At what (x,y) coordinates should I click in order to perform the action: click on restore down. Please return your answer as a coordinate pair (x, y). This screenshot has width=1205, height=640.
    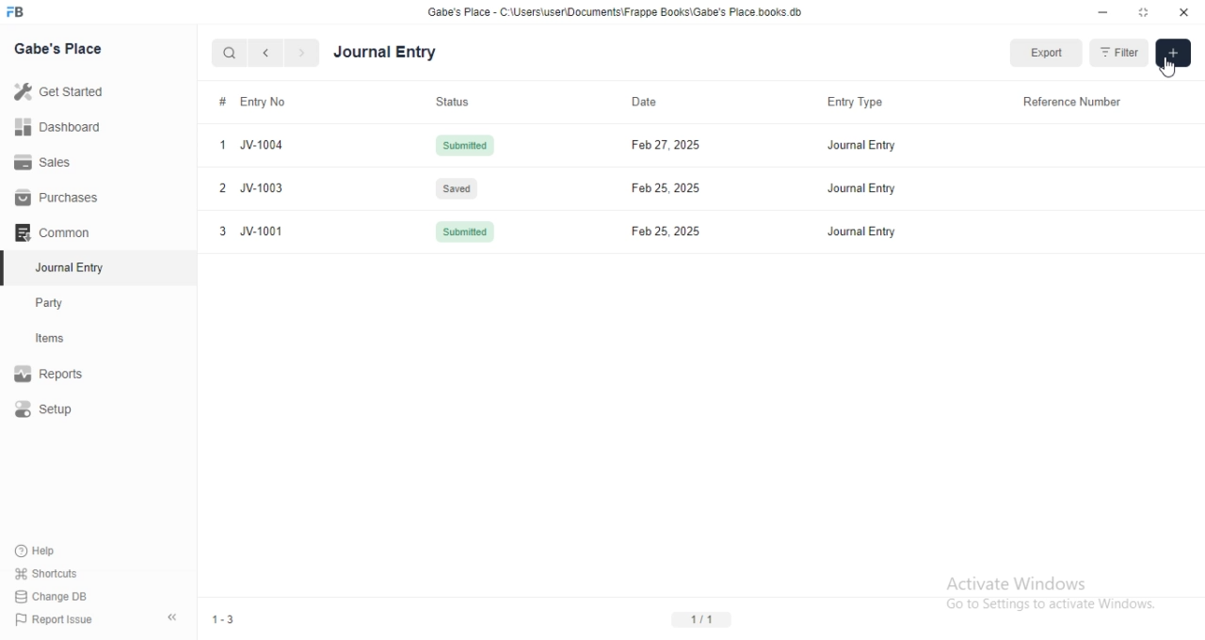
    Looking at the image, I should click on (1145, 14).